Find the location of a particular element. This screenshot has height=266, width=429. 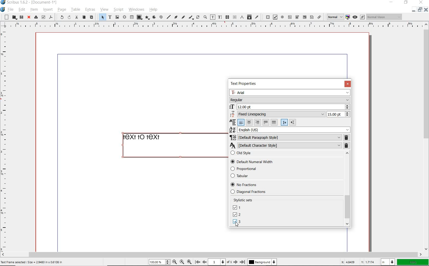

Text justified is located at coordinates (266, 122).